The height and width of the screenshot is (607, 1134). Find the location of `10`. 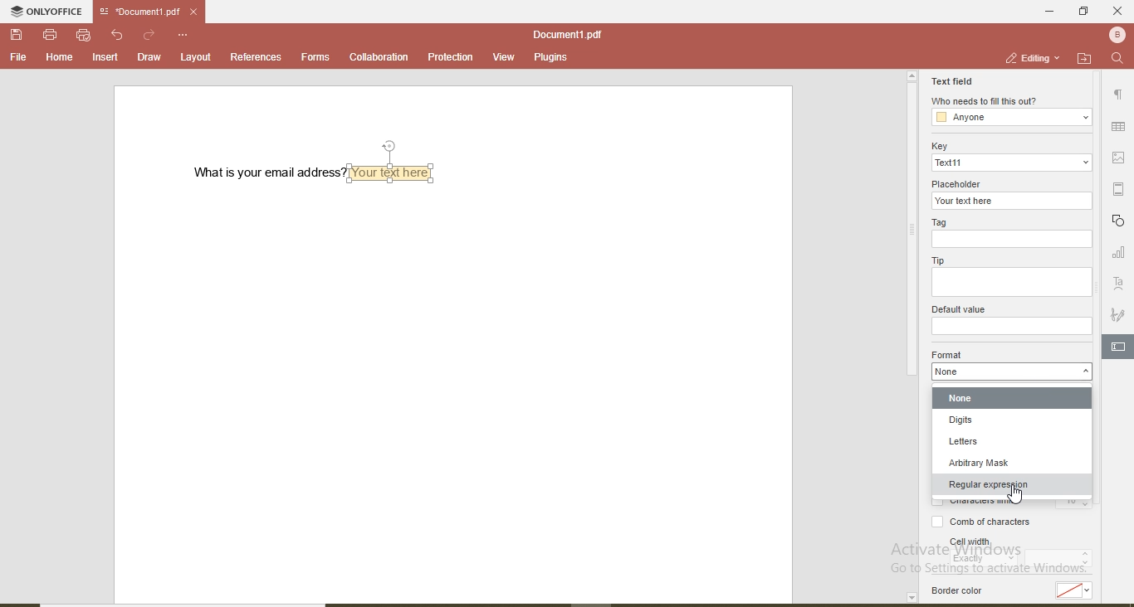

10 is located at coordinates (1075, 505).